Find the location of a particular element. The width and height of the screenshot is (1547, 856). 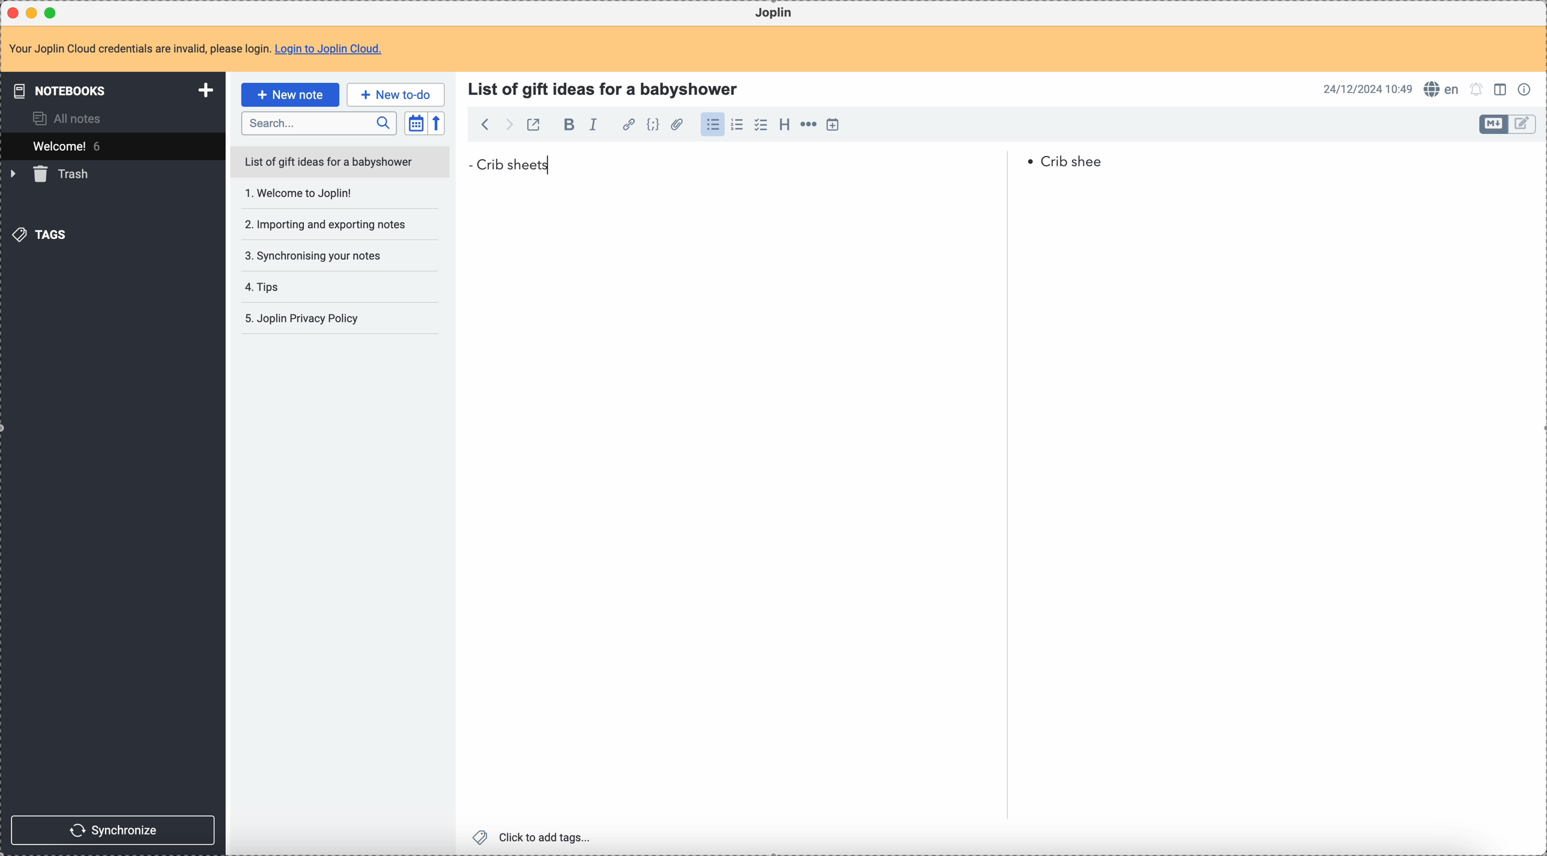

trash is located at coordinates (52, 175).